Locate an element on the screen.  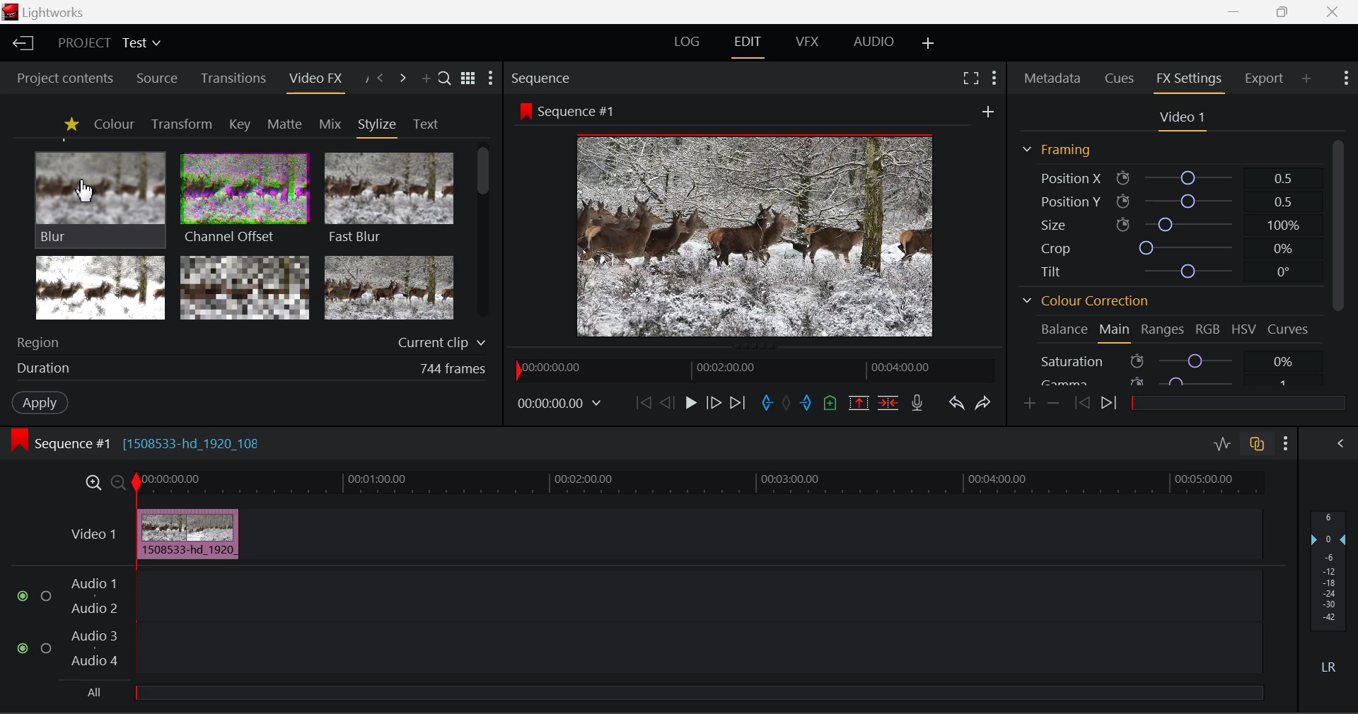
Gamma is located at coordinates (1176, 380).